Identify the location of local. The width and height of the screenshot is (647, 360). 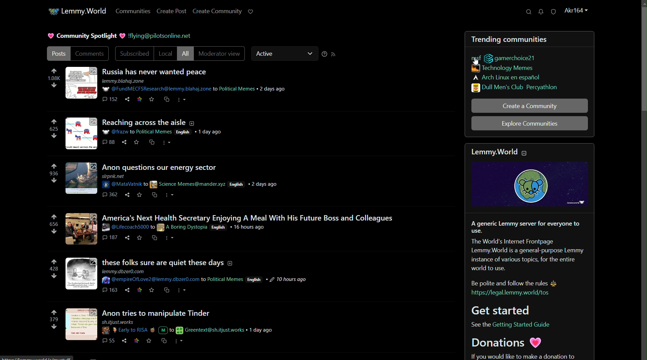
(167, 54).